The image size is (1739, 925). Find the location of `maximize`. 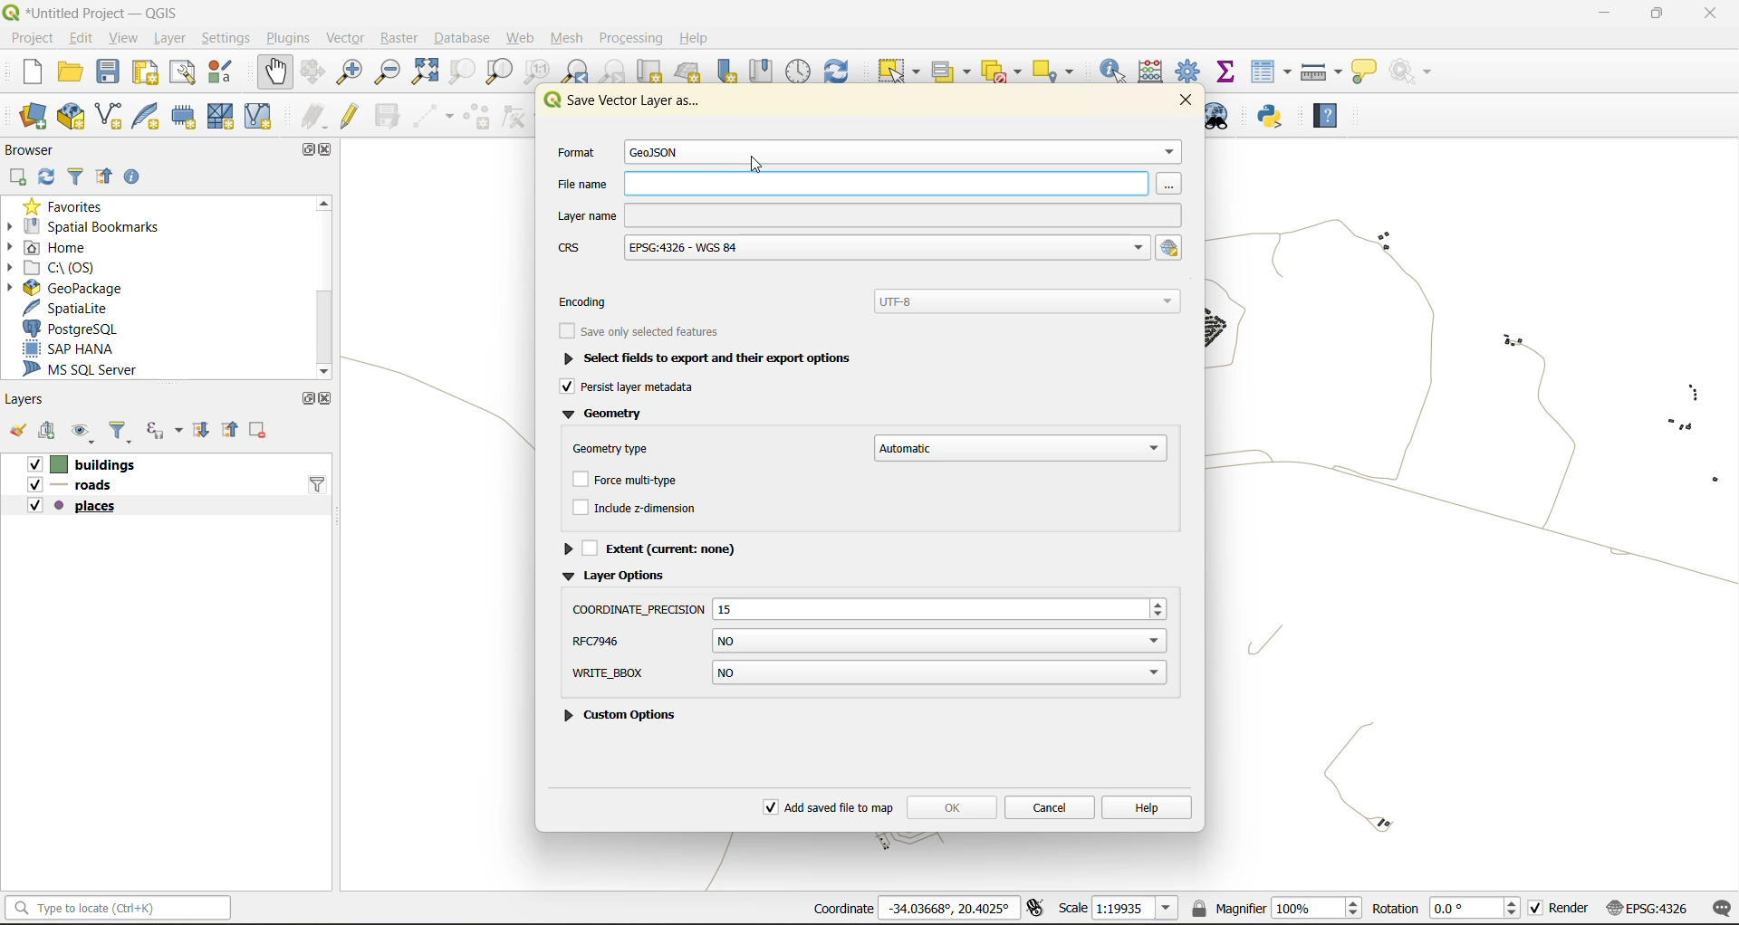

maximize is located at coordinates (305, 398).